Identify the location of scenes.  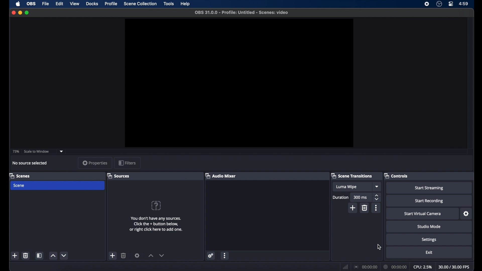
(20, 176).